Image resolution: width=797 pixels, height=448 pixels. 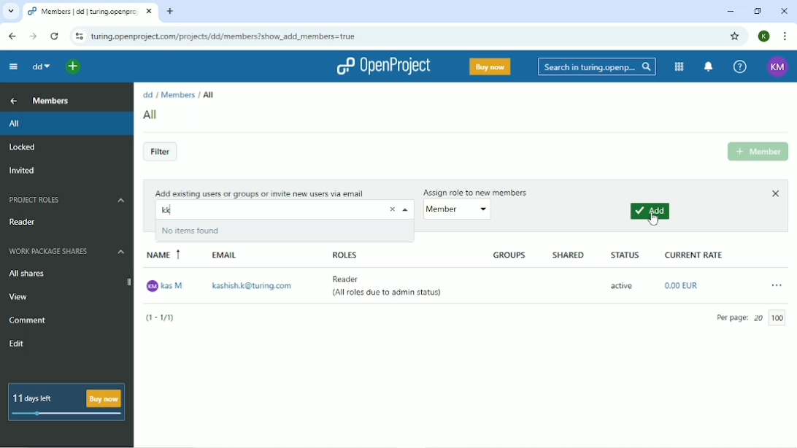 What do you see at coordinates (695, 254) in the screenshot?
I see `Current rate` at bounding box center [695, 254].